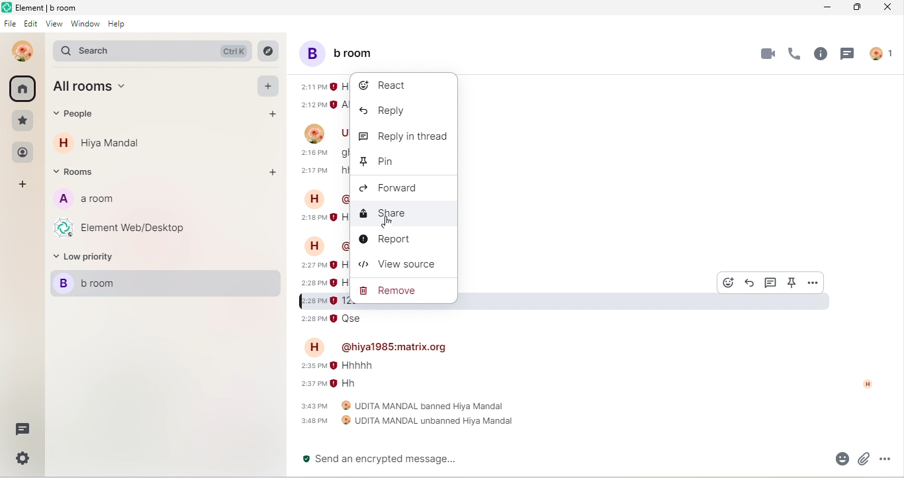  Describe the element at coordinates (23, 120) in the screenshot. I see `favourite` at that location.